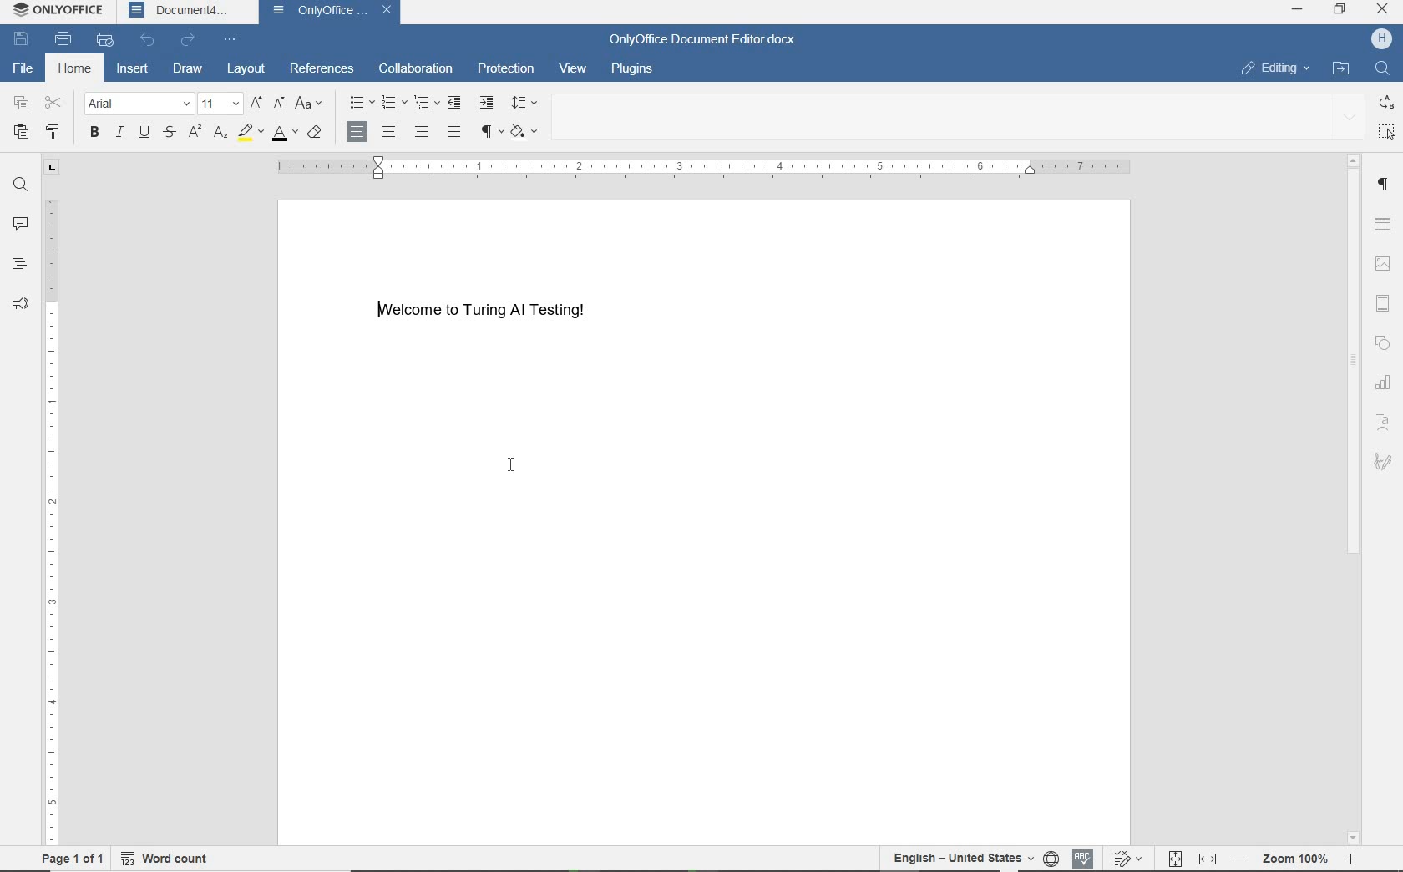 The width and height of the screenshot is (1403, 872). I want to click on plugins, so click(631, 71).